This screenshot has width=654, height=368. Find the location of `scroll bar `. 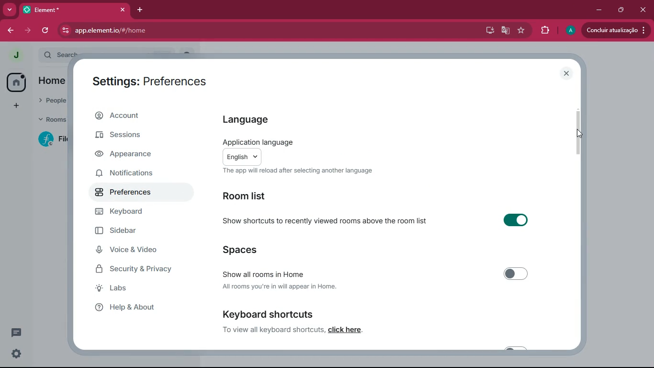

scroll bar  is located at coordinates (582, 130).